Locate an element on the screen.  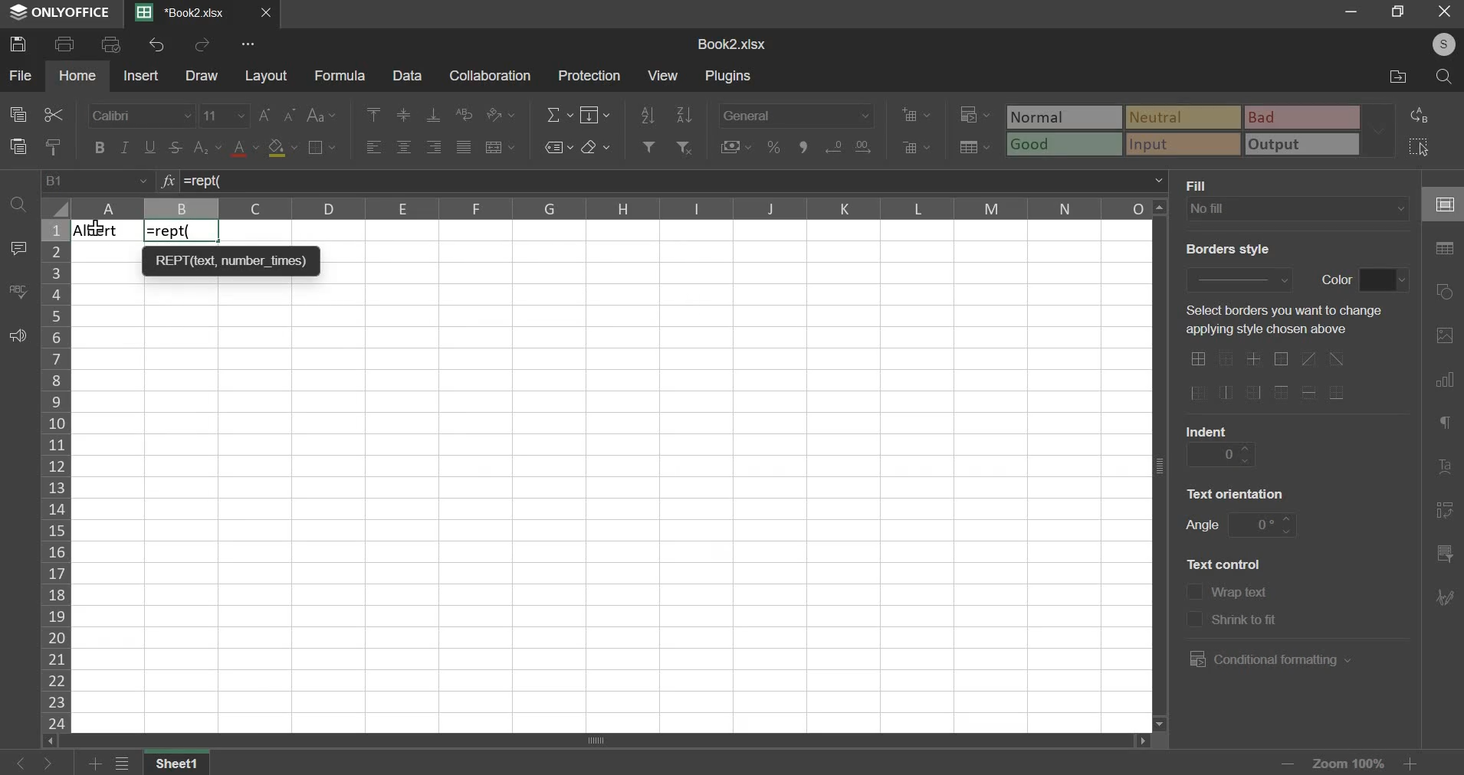
verticle scroll bar is located at coordinates (1164, 465).